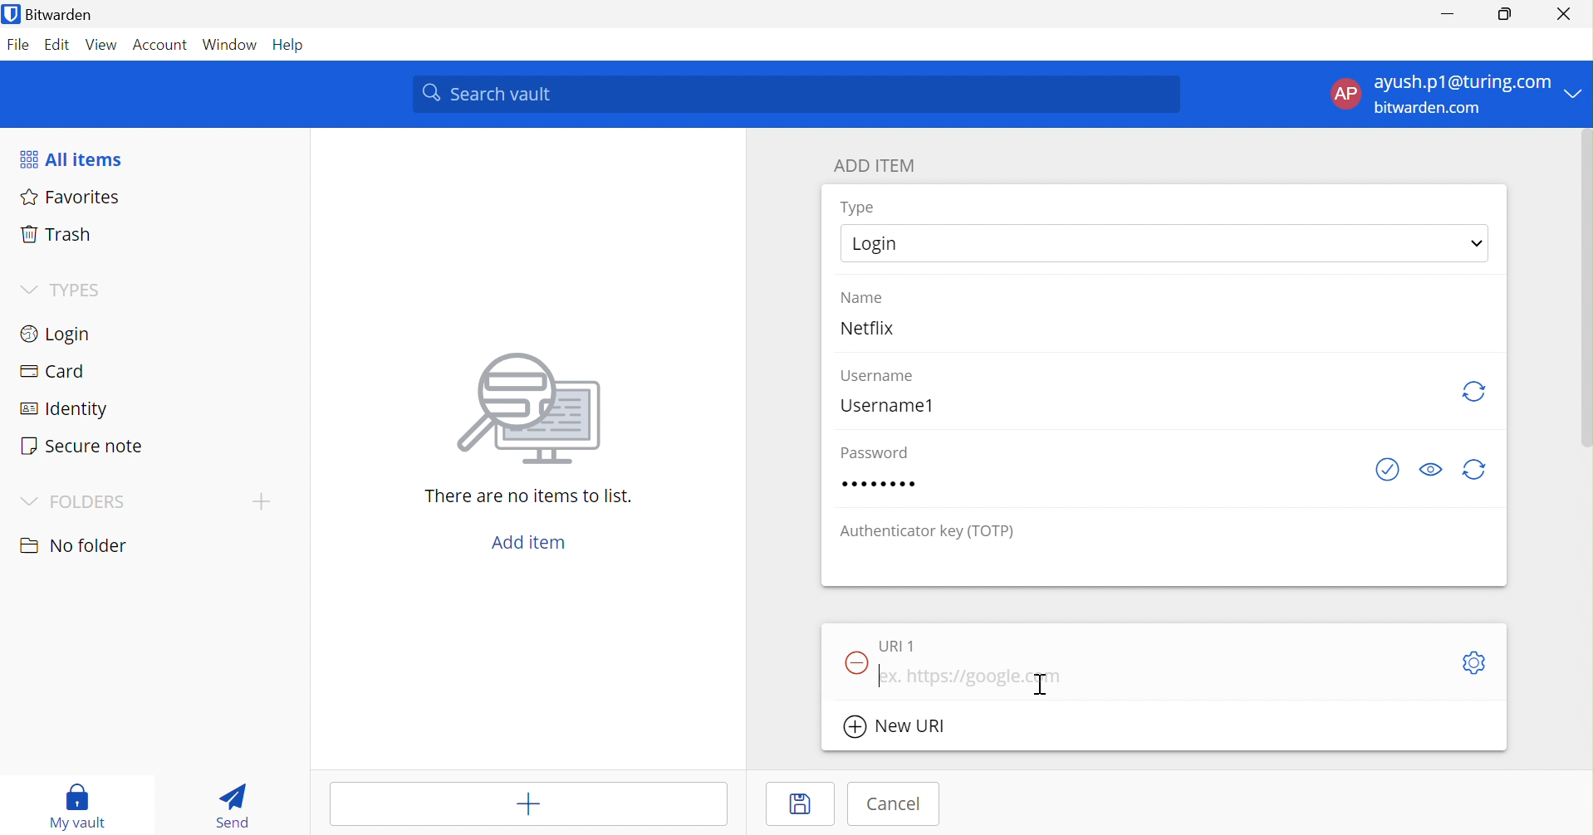  I want to click on Help, so click(290, 46).